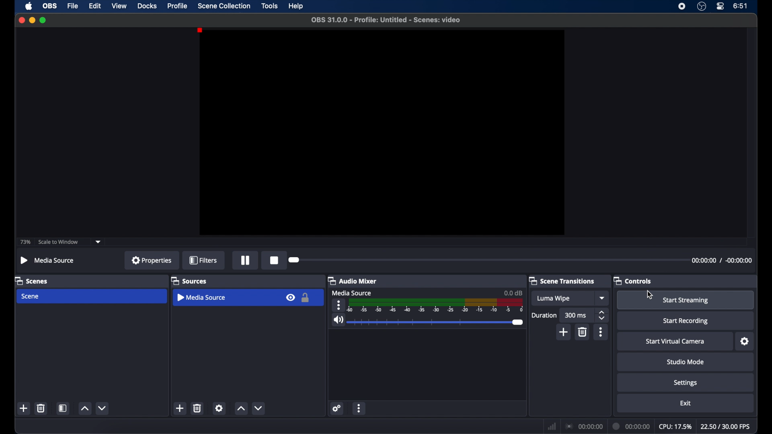 The width and height of the screenshot is (772, 434). Describe the element at coordinates (198, 408) in the screenshot. I see `delete` at that location.